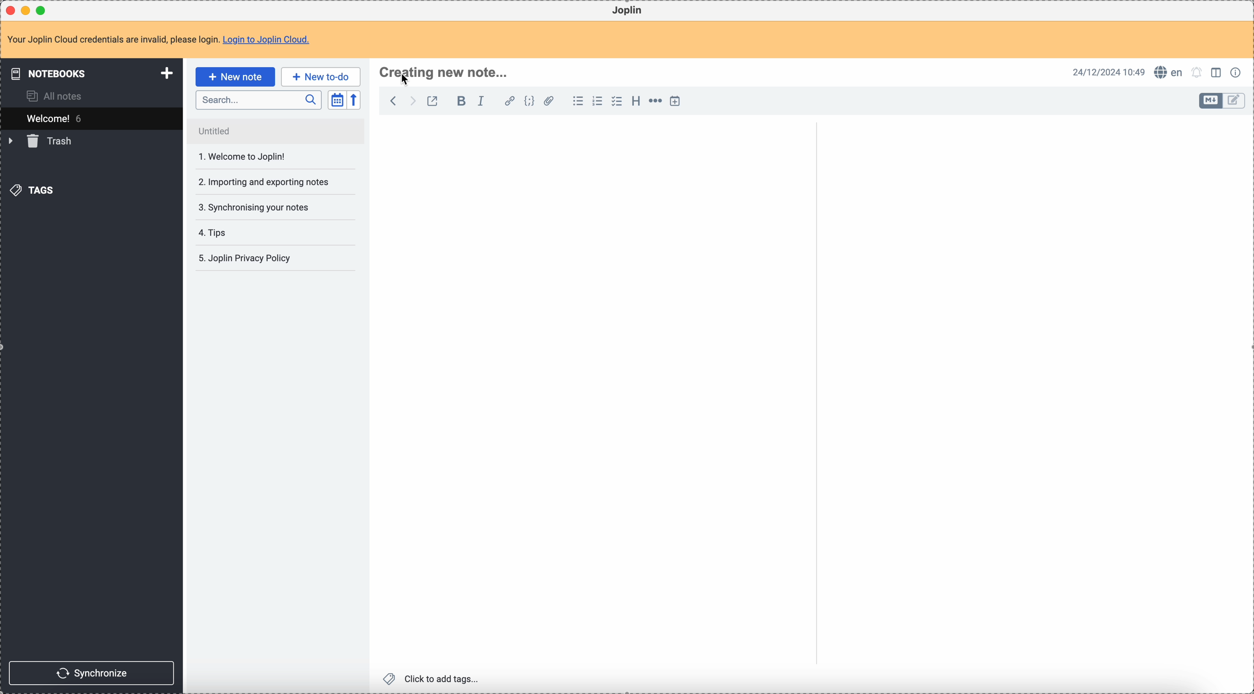  Describe the element at coordinates (1197, 73) in the screenshot. I see `set alarm` at that location.